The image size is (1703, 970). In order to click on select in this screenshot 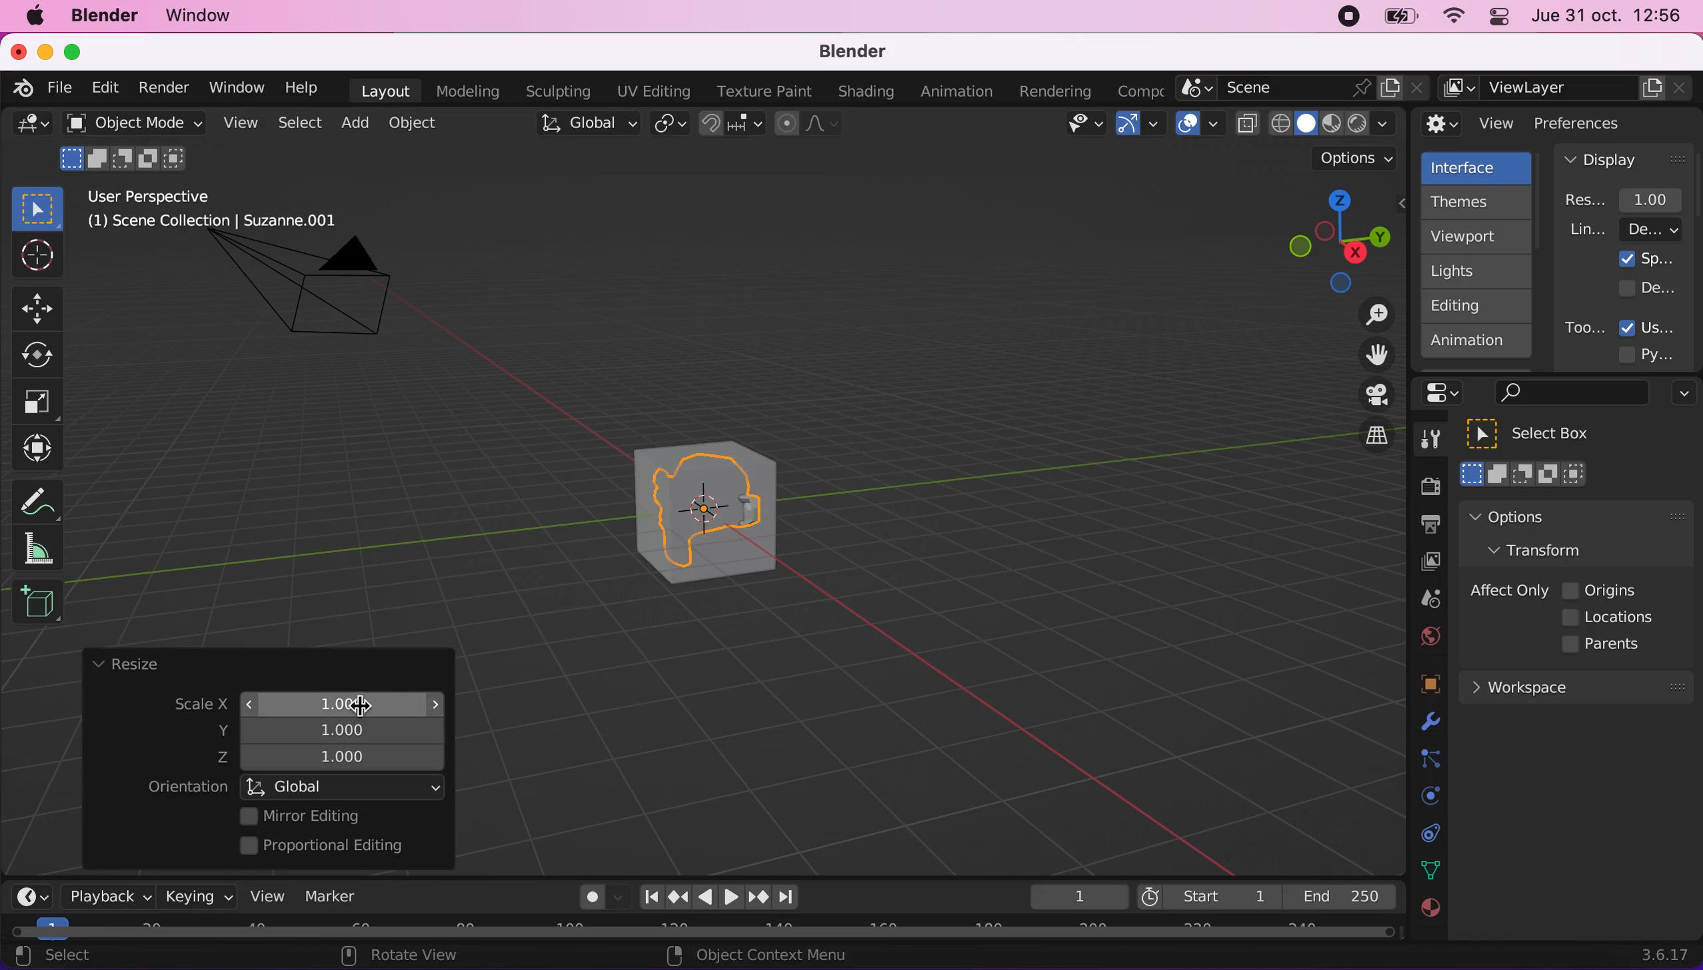, I will do `click(67, 957)`.